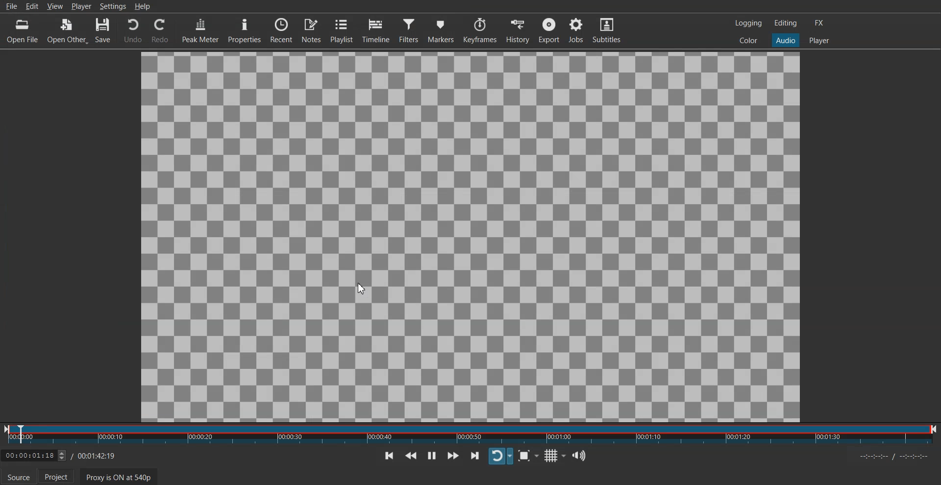 The image size is (941, 485). I want to click on Edit, so click(32, 6).